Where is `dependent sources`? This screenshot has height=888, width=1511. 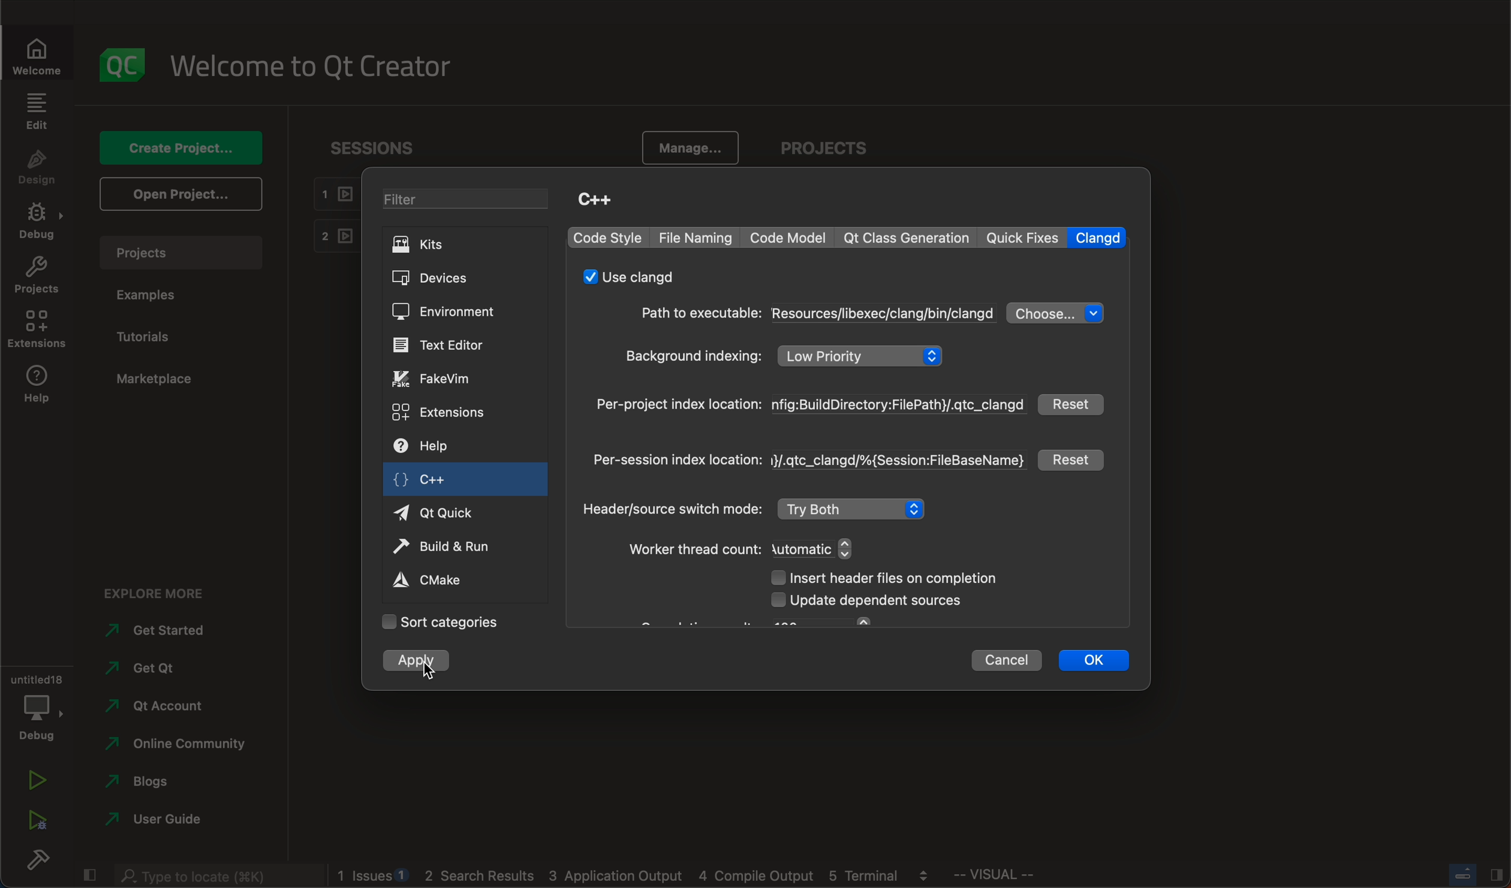
dependent sources is located at coordinates (869, 602).